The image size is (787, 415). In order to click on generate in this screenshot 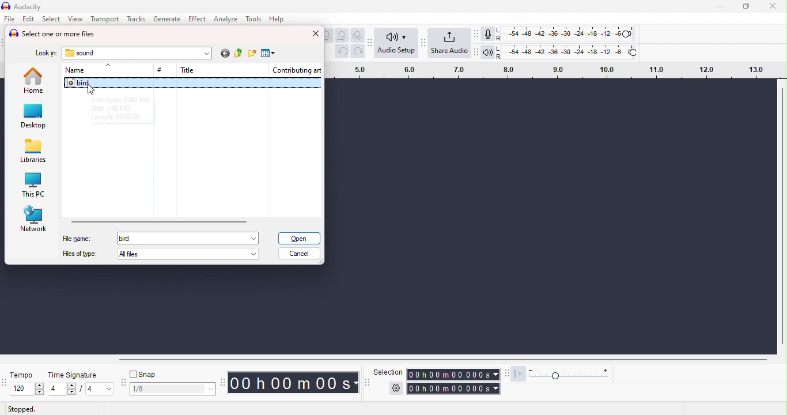, I will do `click(168, 18)`.